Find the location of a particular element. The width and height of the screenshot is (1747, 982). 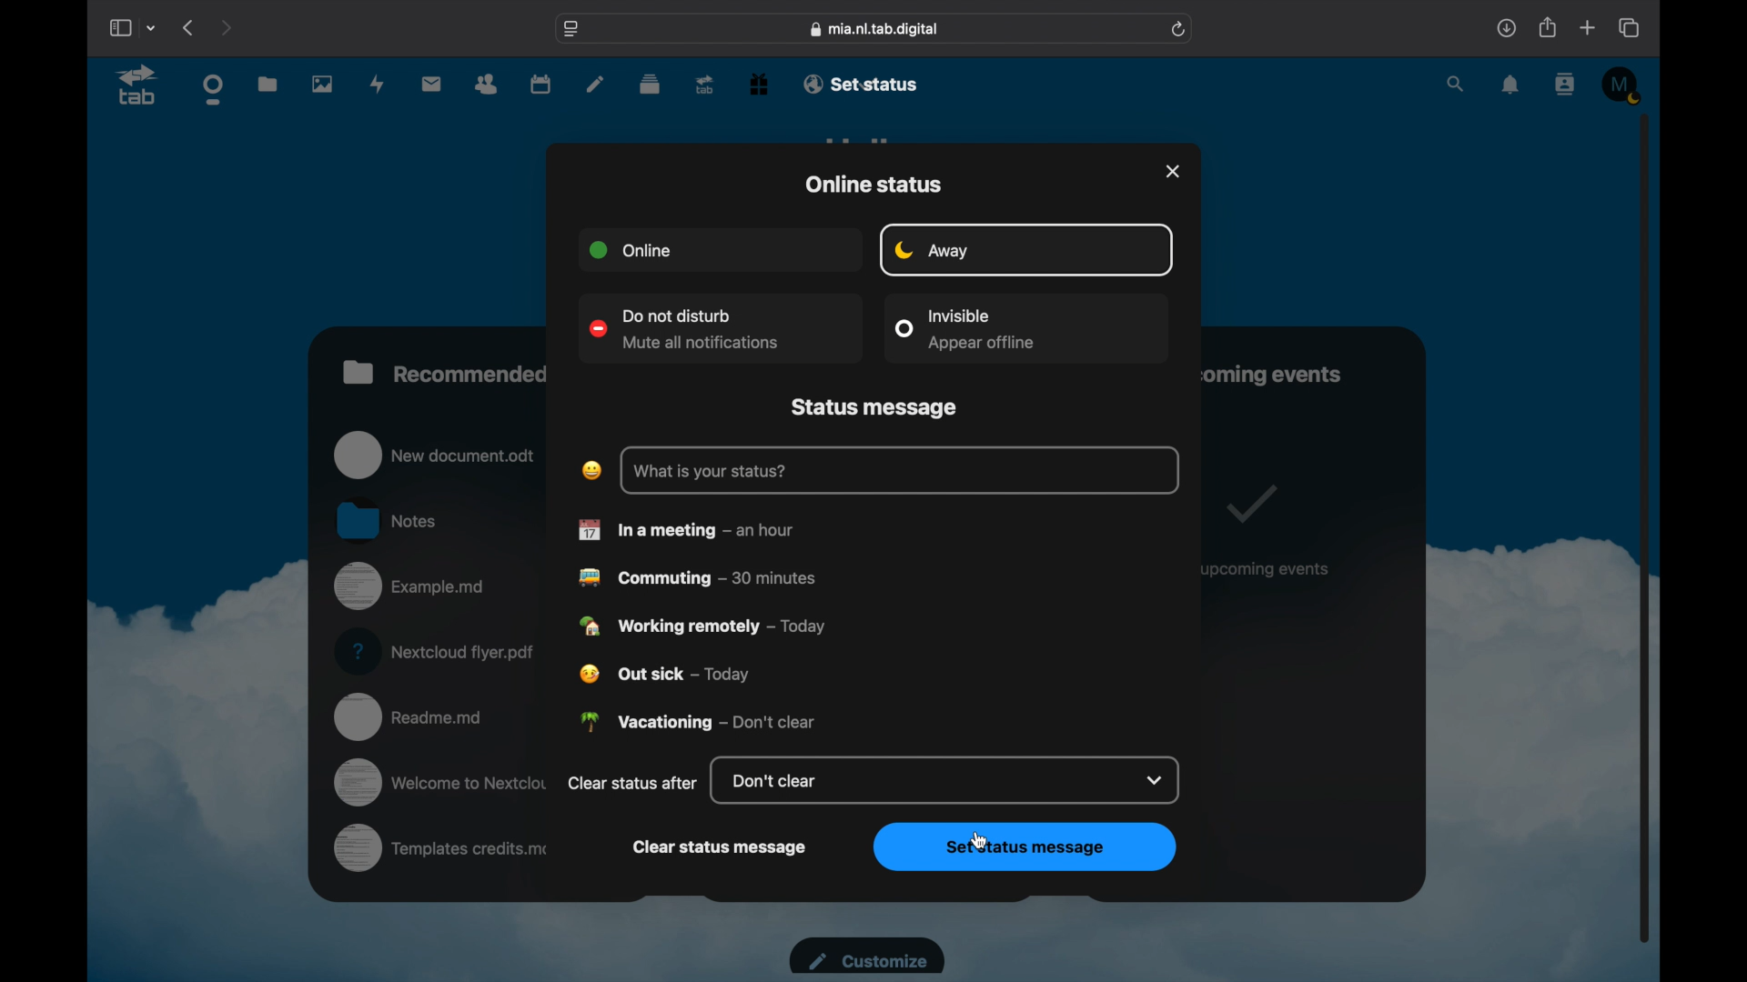

activity is located at coordinates (380, 84).